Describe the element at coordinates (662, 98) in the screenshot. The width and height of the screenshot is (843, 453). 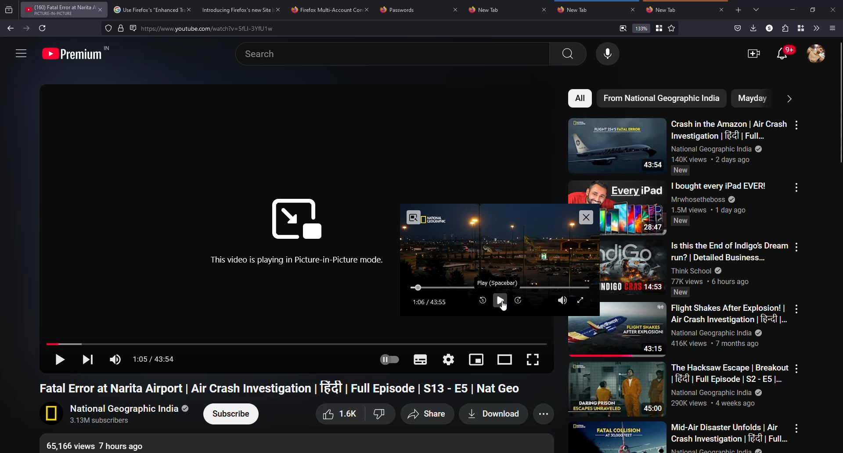
I see `nat geo` at that location.